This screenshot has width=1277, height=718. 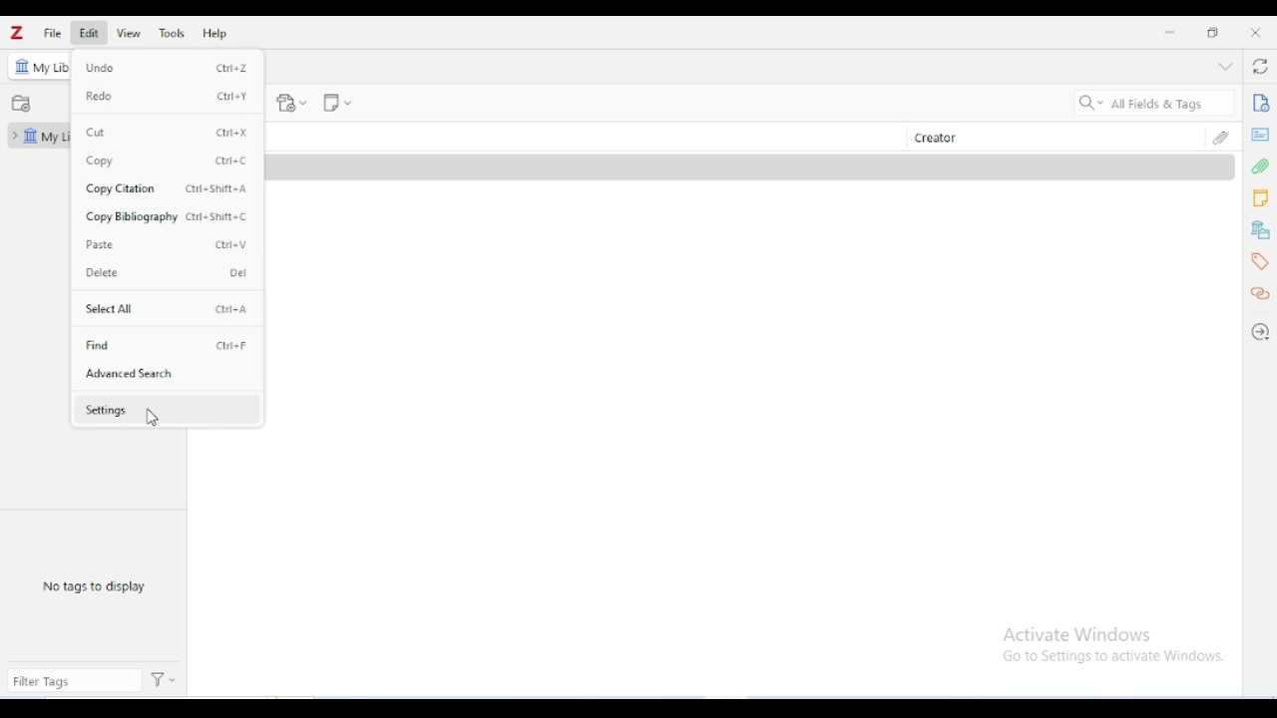 I want to click on delete, so click(x=103, y=273).